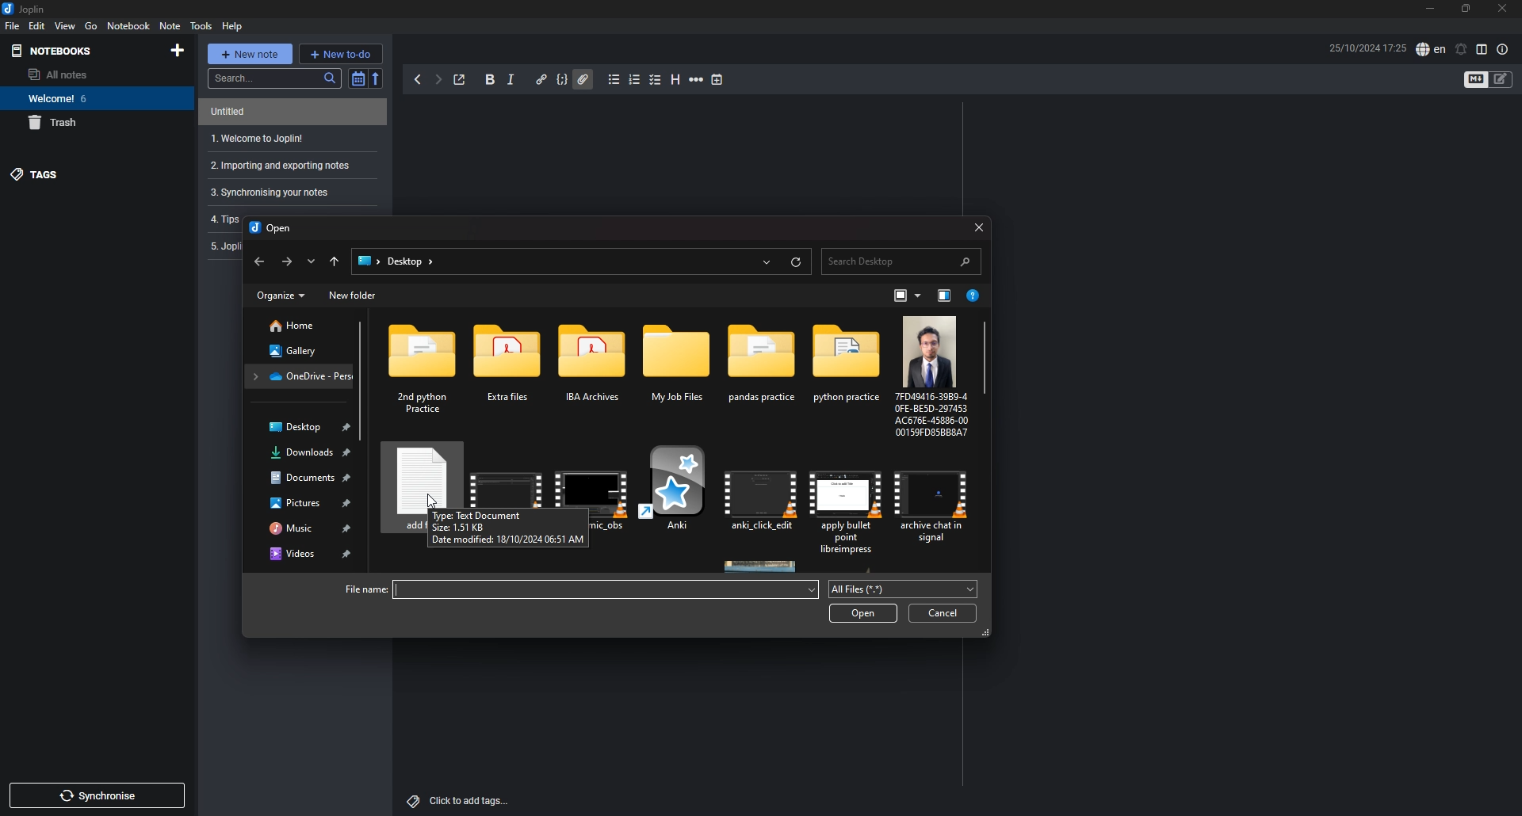  What do you see at coordinates (1475, 79) in the screenshot?
I see `toggle editors` at bounding box center [1475, 79].